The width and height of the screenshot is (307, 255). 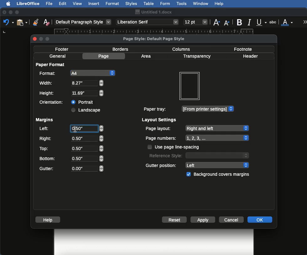 I want to click on Right, so click(x=71, y=138).